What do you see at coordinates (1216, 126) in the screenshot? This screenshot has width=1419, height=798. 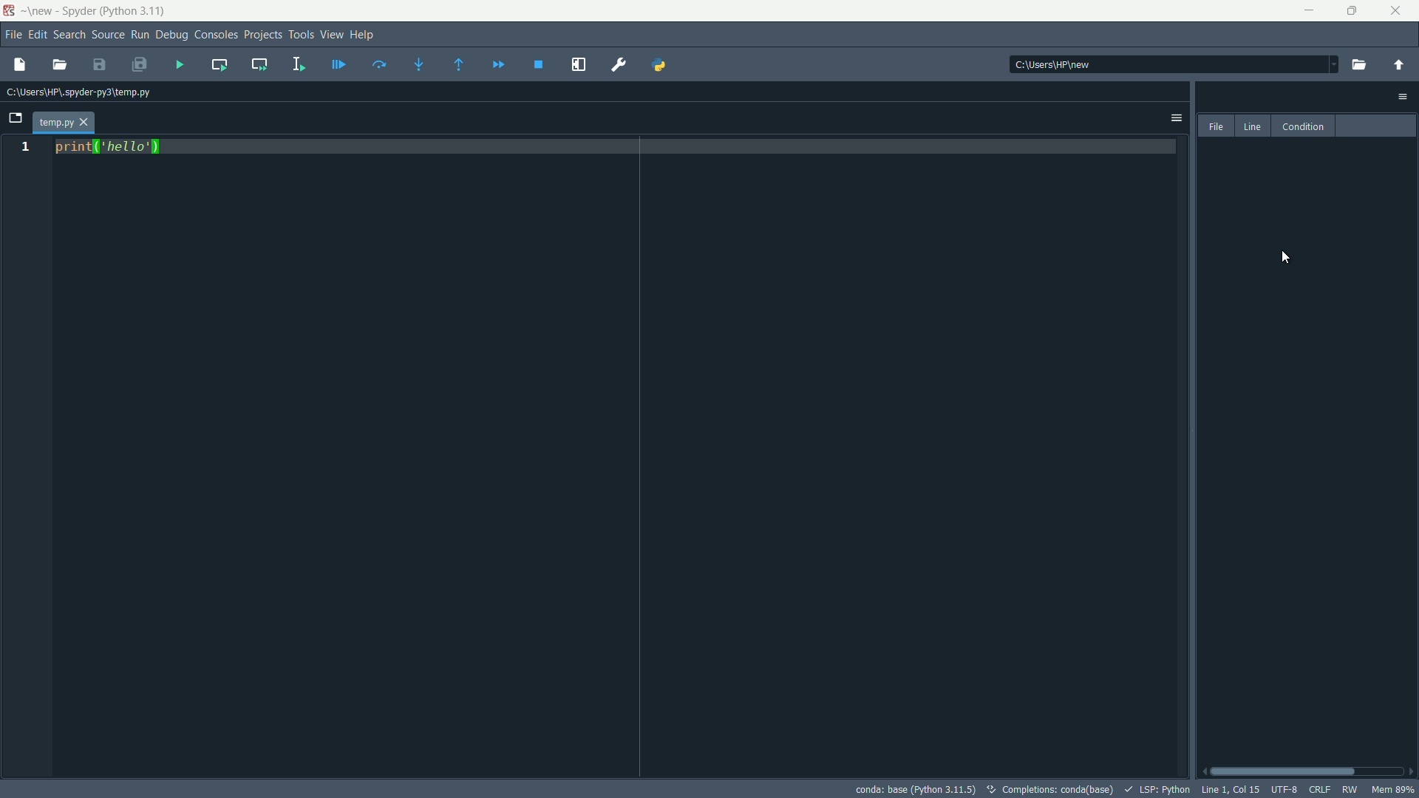 I see `file` at bounding box center [1216, 126].